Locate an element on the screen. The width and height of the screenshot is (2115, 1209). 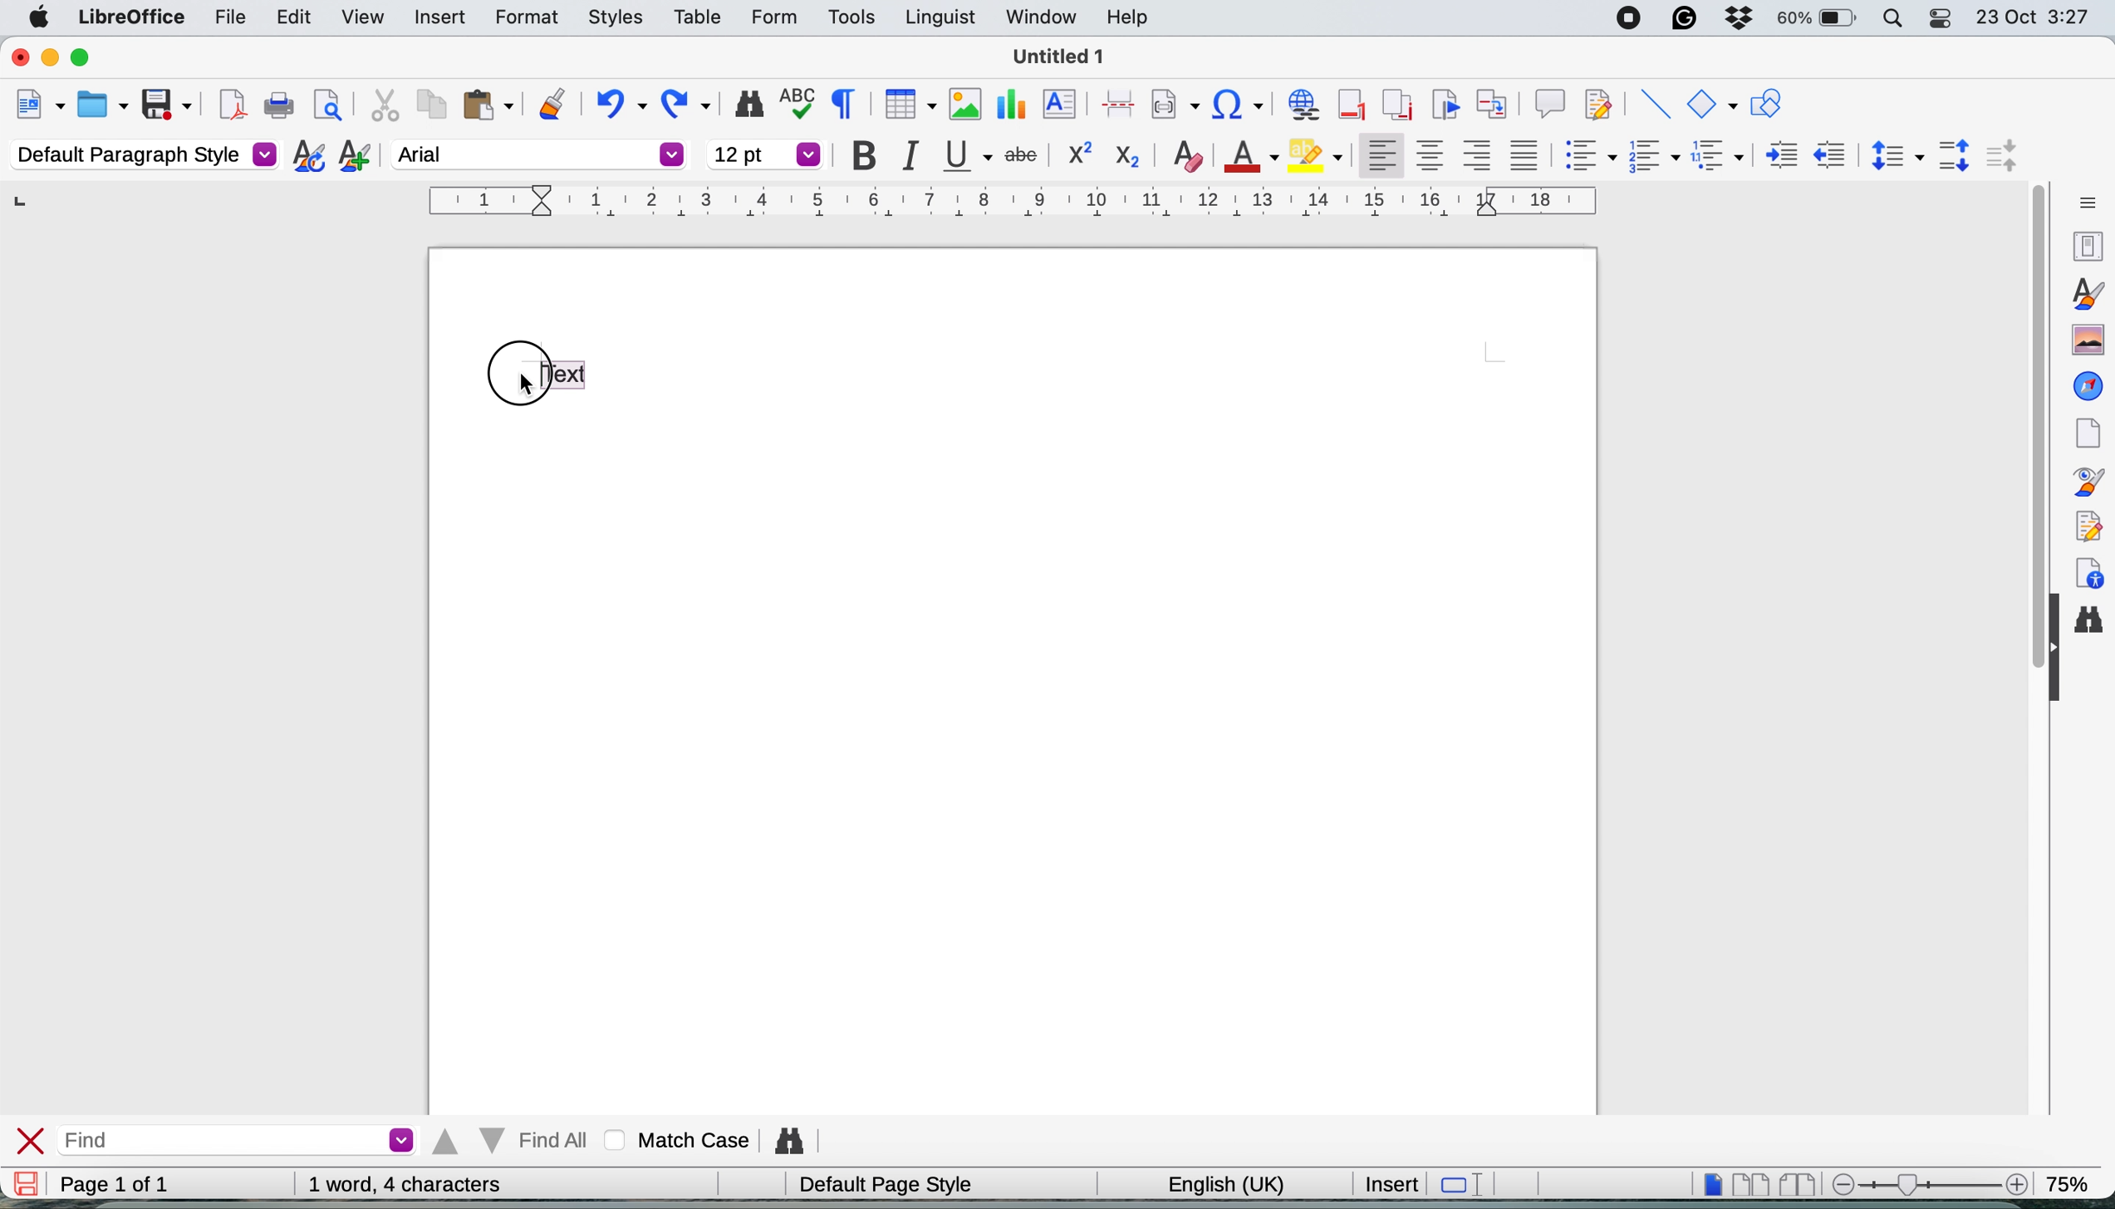
properties is located at coordinates (2087, 247).